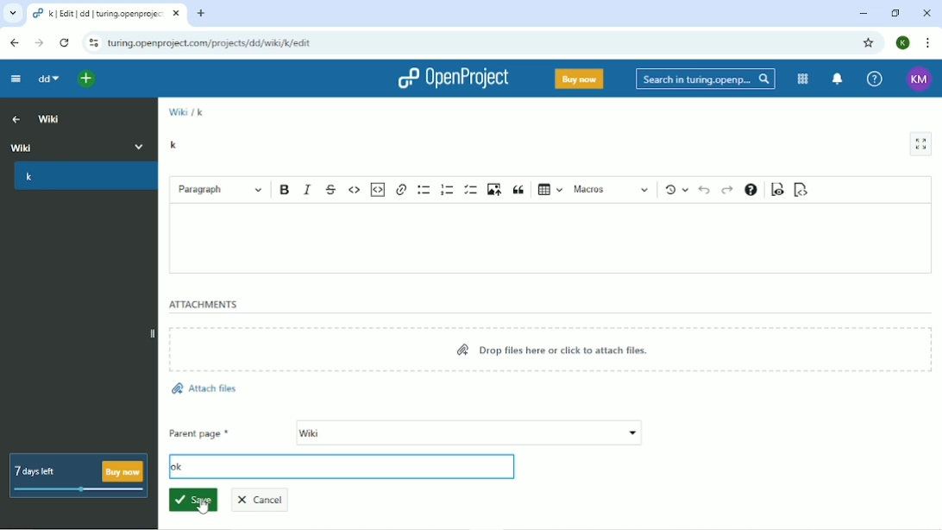 This screenshot has width=942, height=530. Describe the element at coordinates (14, 118) in the screenshot. I see `Up` at that location.